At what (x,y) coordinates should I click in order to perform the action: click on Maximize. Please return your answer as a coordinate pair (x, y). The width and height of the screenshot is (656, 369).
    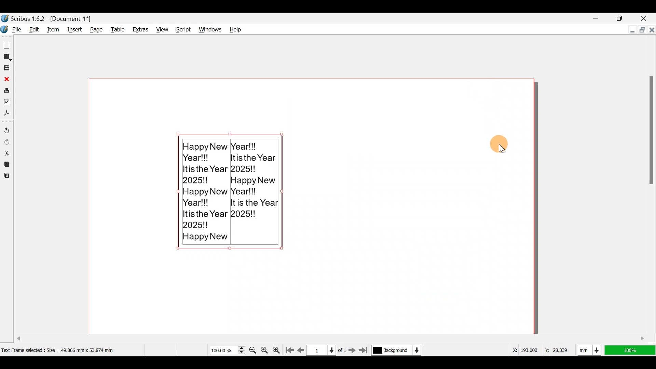
    Looking at the image, I should click on (626, 18).